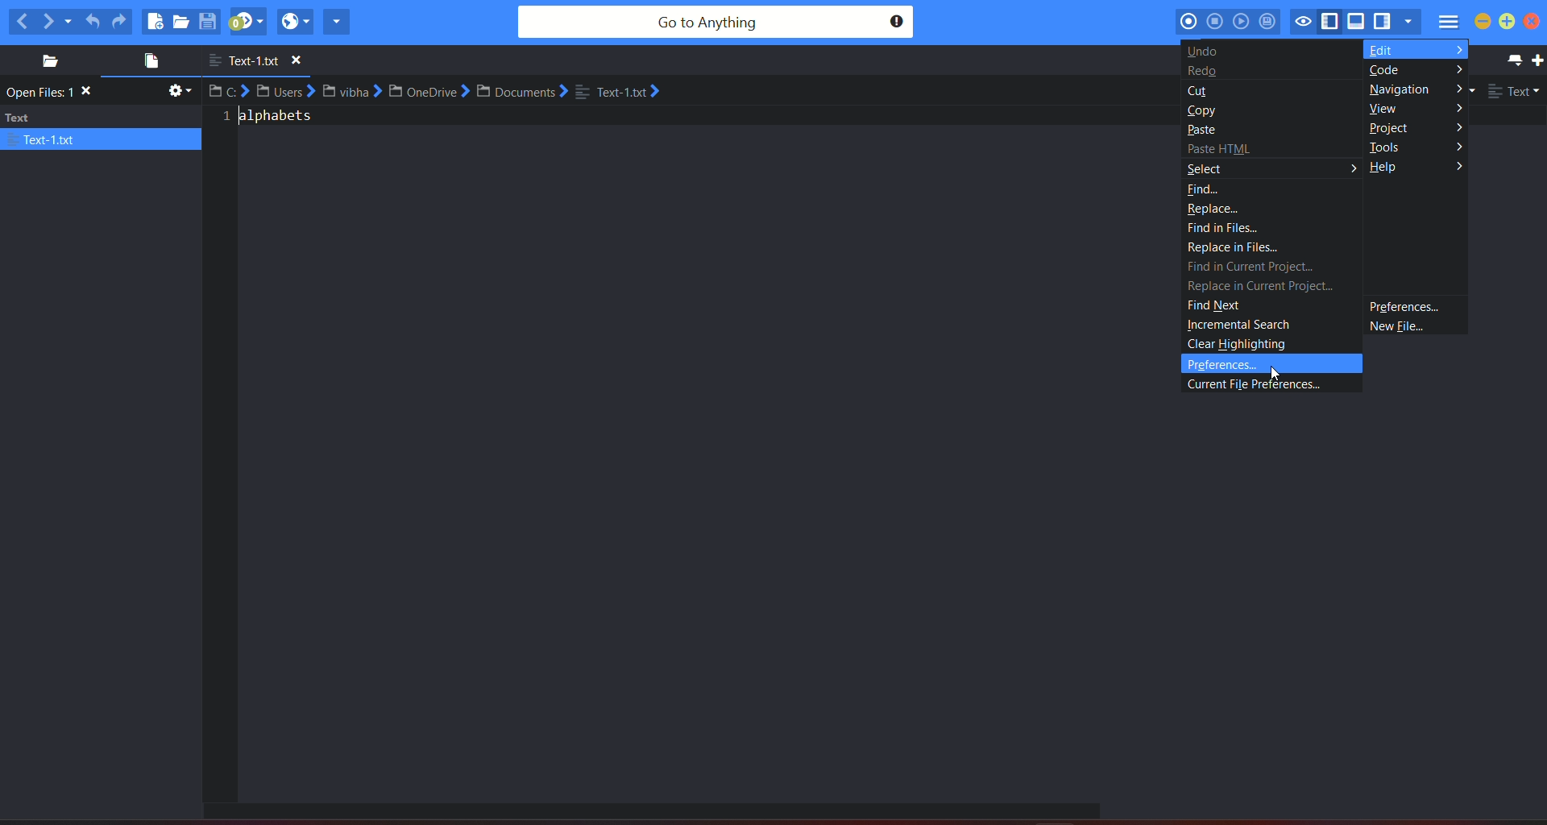 The height and width of the screenshot is (825, 1547). I want to click on preferences, so click(1273, 364).